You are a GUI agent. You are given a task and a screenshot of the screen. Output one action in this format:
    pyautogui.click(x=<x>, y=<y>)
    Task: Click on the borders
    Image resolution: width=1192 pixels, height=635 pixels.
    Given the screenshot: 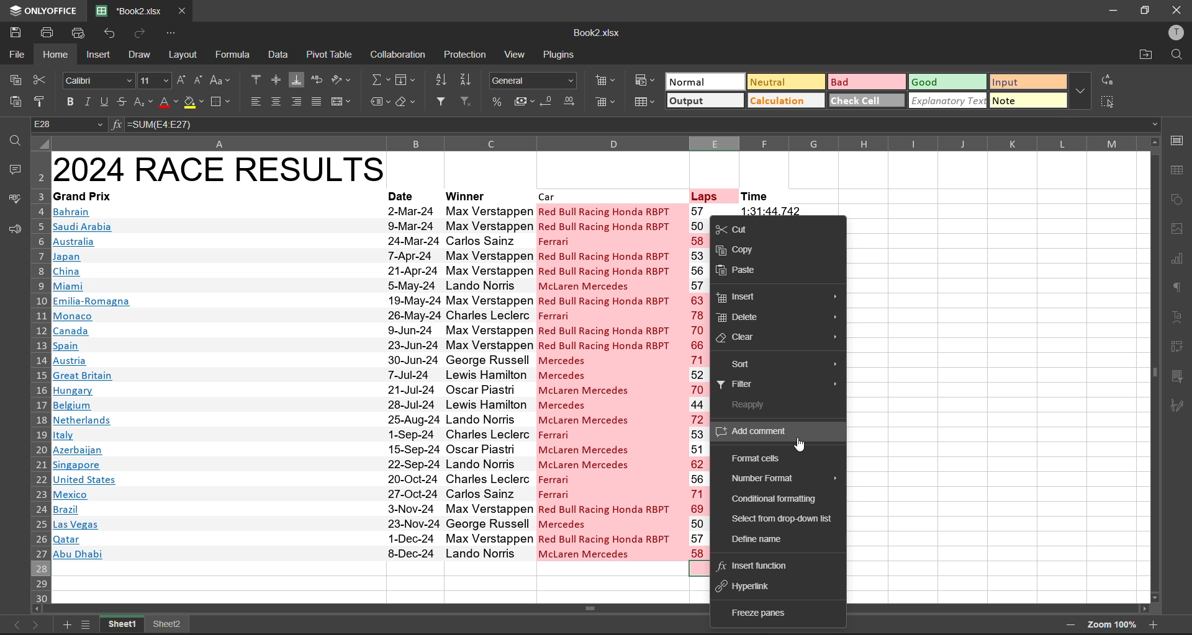 What is the action you would take?
    pyautogui.click(x=222, y=102)
    